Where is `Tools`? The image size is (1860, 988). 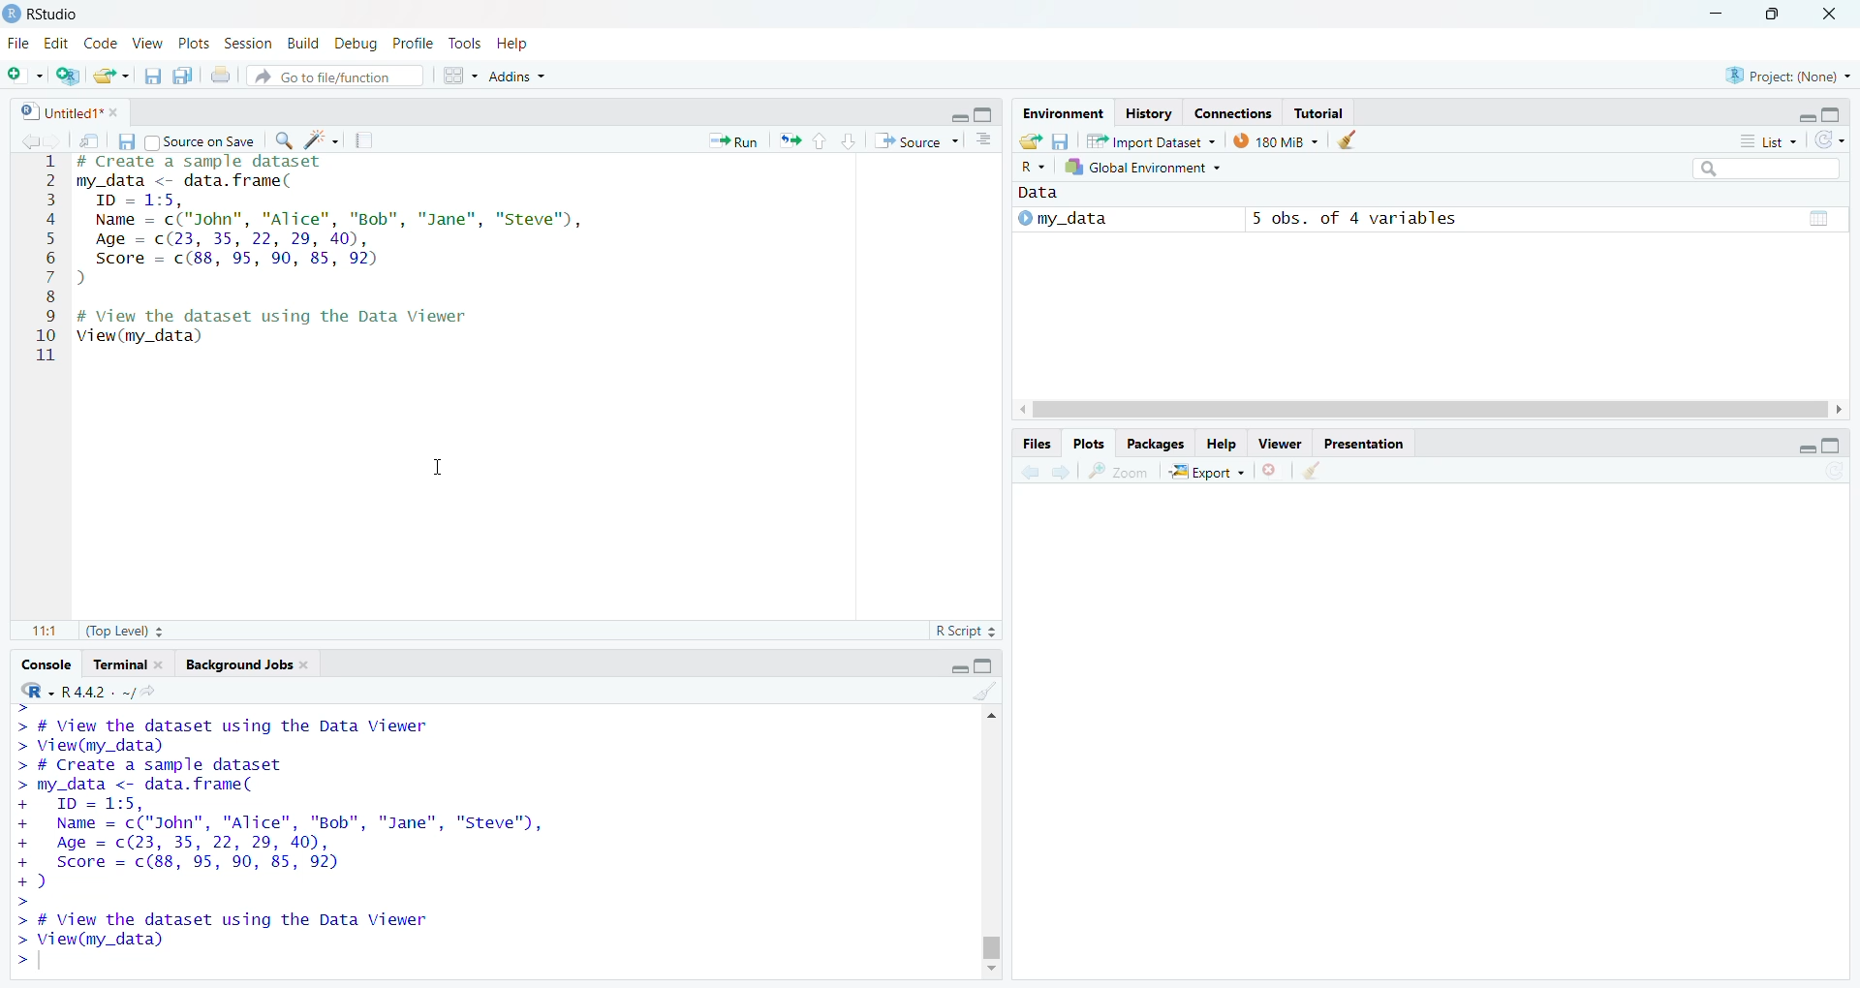
Tools is located at coordinates (466, 43).